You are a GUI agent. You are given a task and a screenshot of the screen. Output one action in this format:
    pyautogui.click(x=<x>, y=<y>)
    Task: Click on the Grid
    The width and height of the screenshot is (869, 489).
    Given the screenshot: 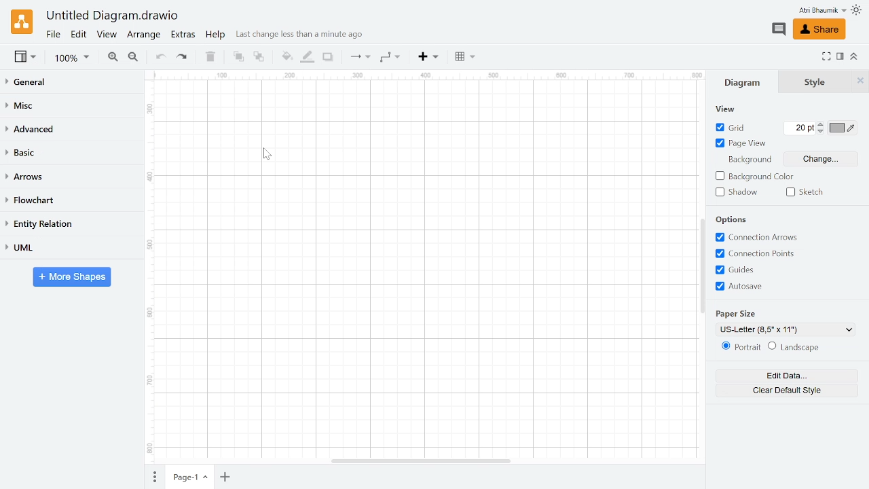 What is the action you would take?
    pyautogui.click(x=732, y=128)
    